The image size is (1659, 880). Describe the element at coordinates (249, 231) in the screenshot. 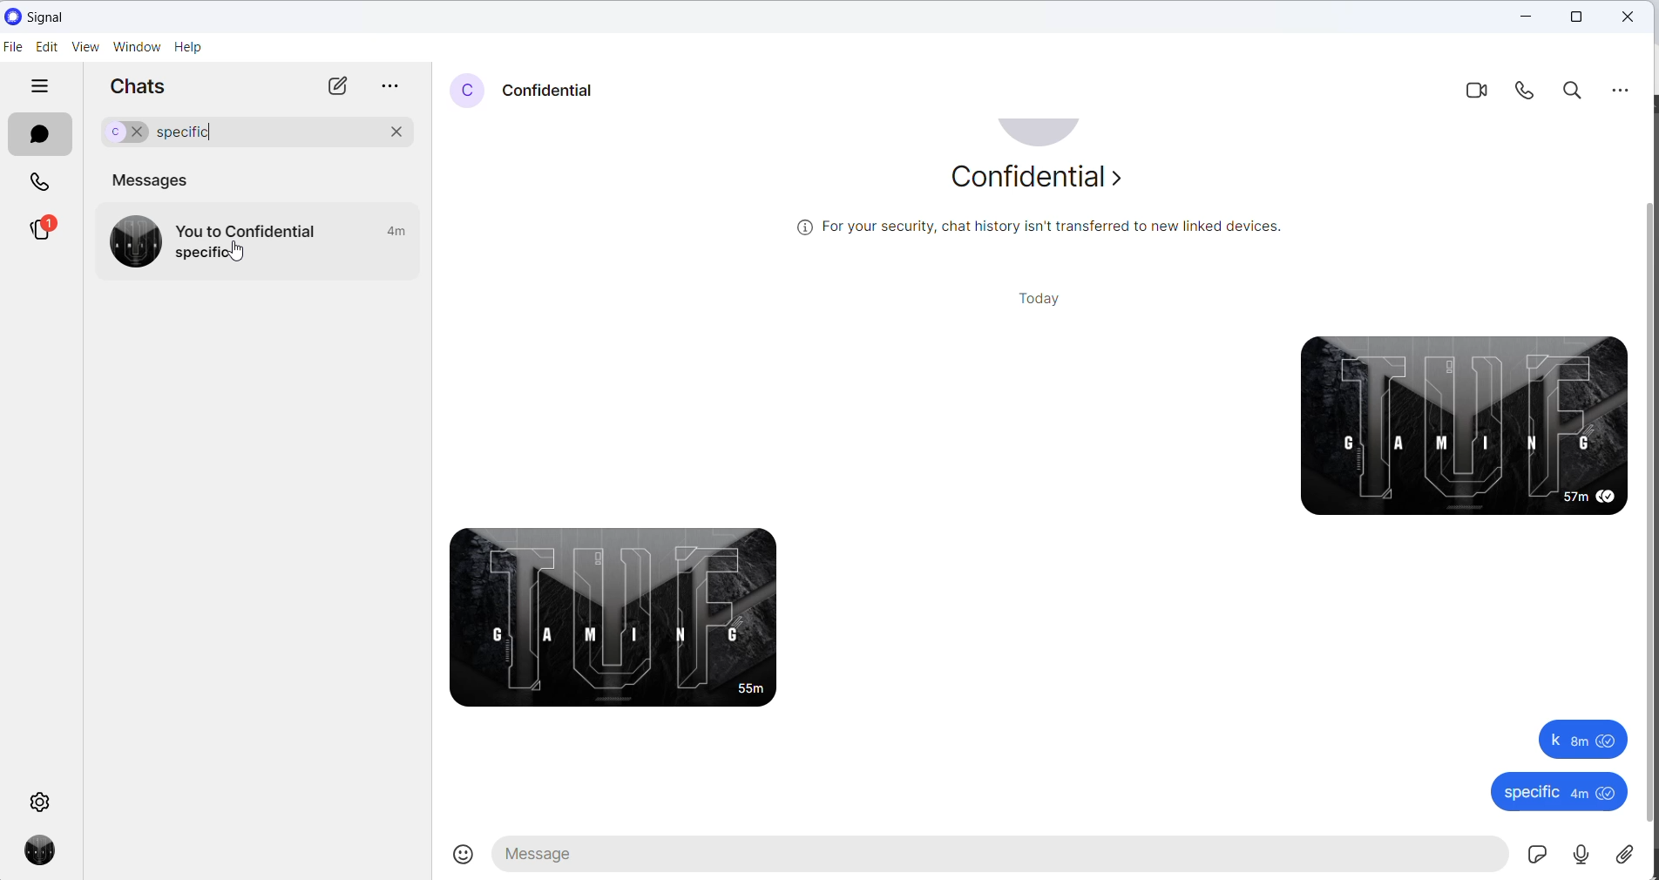

I see `message to and frpm` at that location.